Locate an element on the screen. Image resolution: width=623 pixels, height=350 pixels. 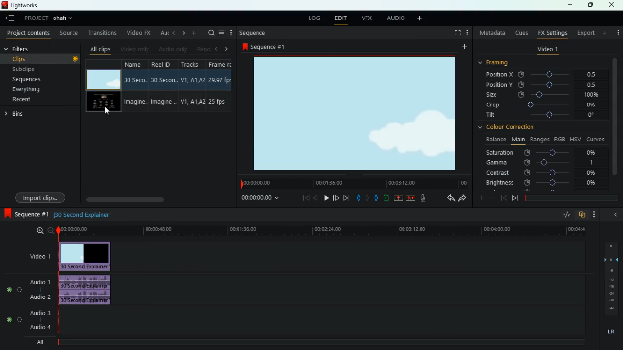
right is located at coordinates (227, 49).